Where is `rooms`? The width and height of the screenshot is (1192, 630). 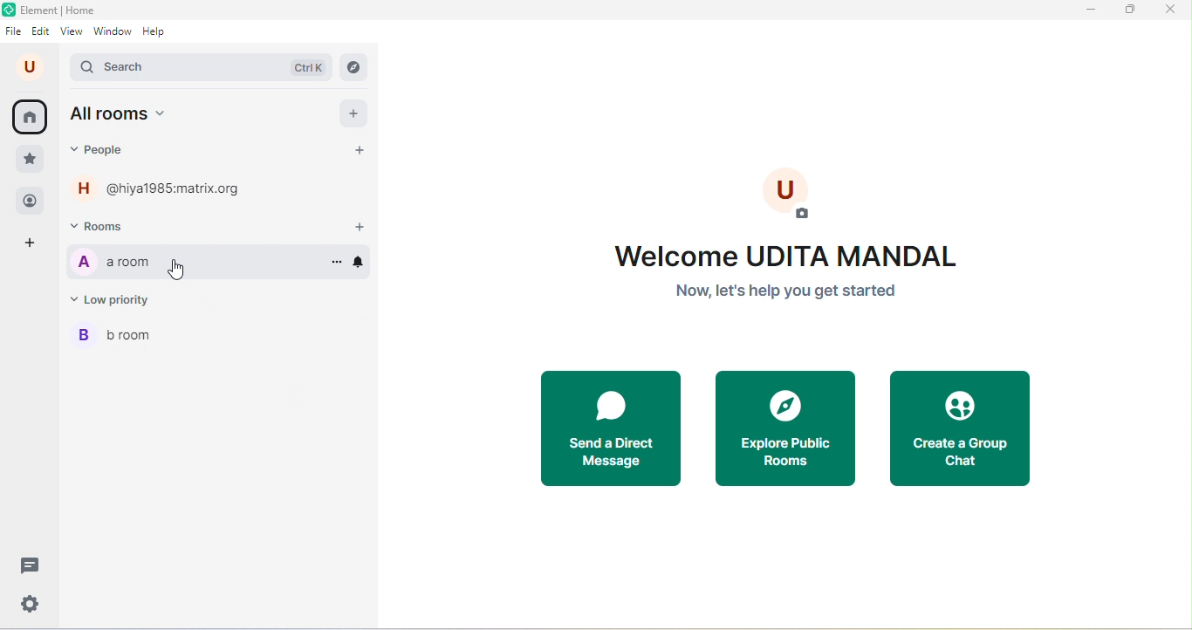 rooms is located at coordinates (108, 226).